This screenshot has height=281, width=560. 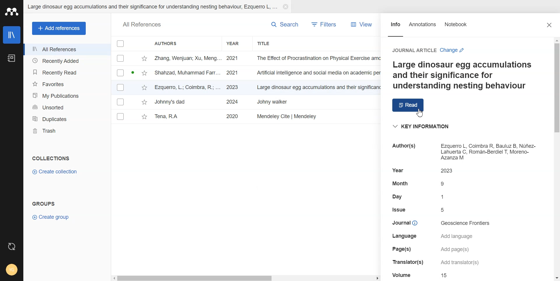 What do you see at coordinates (456, 28) in the screenshot?
I see `Notebook` at bounding box center [456, 28].